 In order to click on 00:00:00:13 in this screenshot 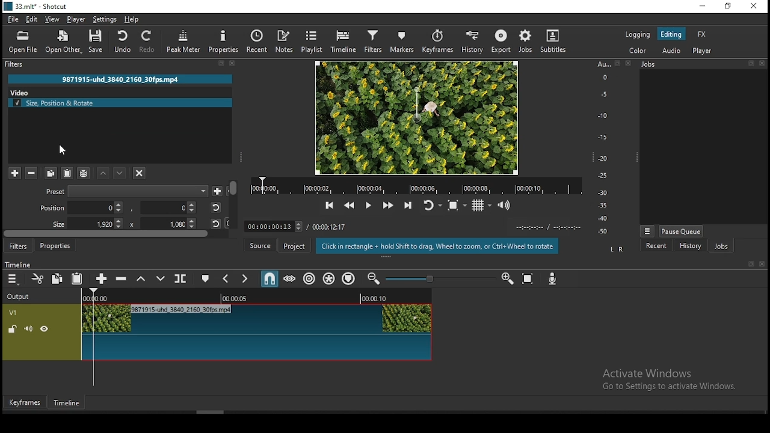, I will do `click(269, 226)`.